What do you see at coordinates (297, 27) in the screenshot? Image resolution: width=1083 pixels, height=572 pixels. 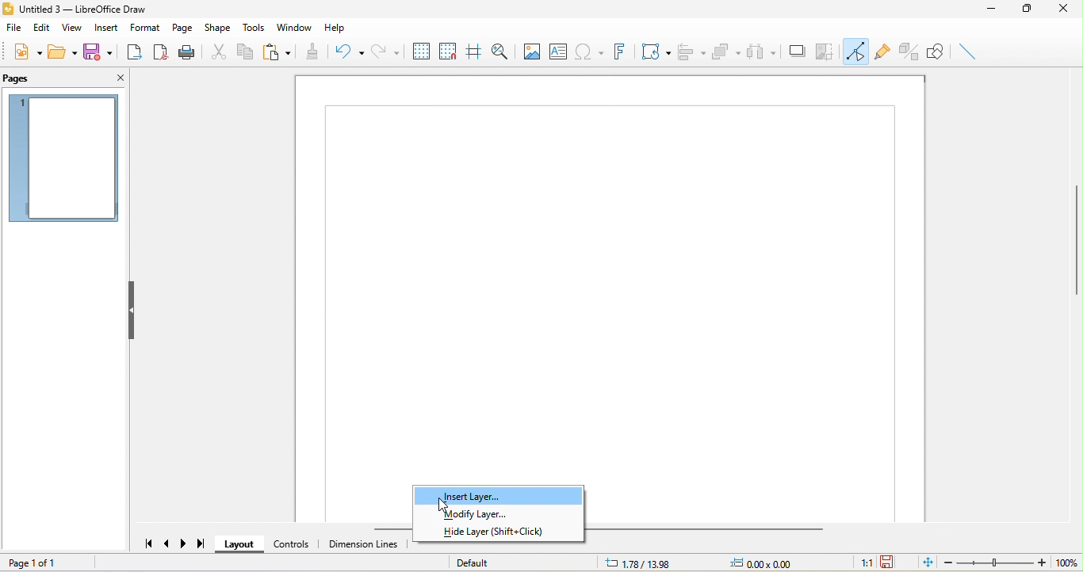 I see `window` at bounding box center [297, 27].